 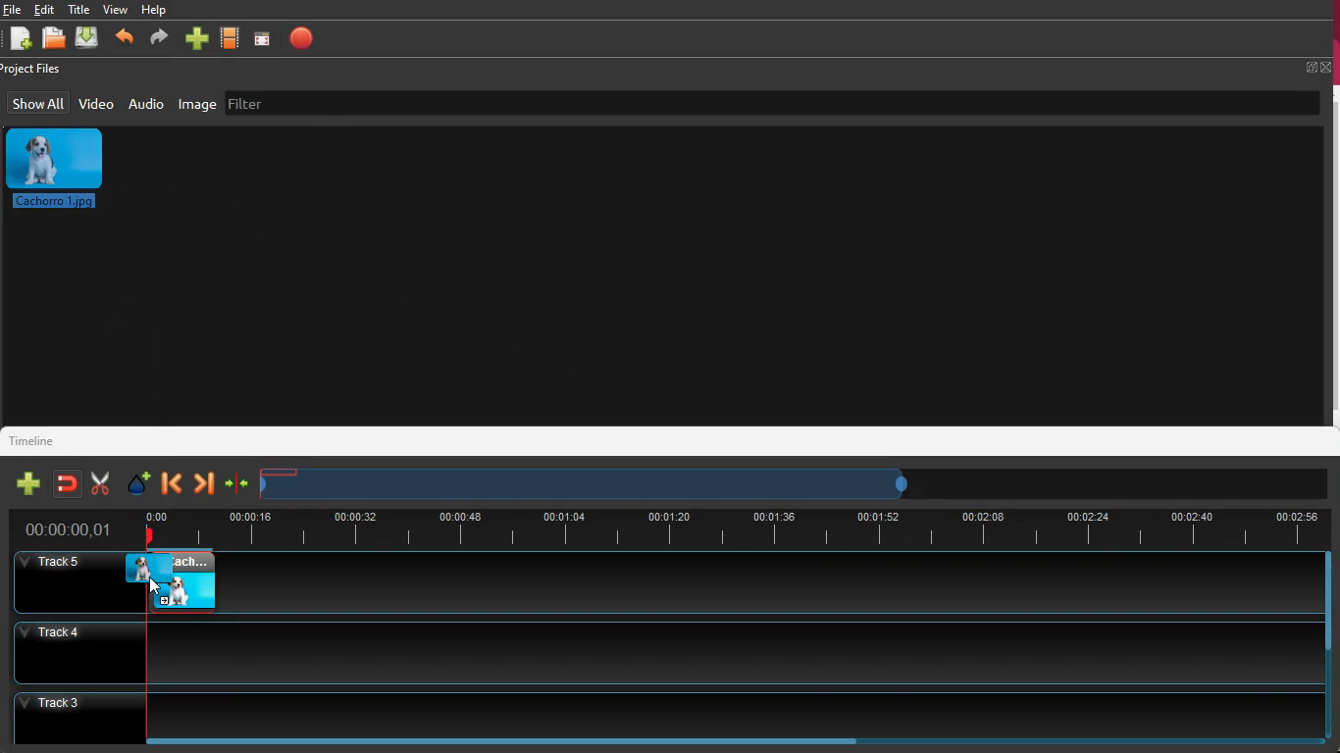 I want to click on image, so click(x=59, y=171).